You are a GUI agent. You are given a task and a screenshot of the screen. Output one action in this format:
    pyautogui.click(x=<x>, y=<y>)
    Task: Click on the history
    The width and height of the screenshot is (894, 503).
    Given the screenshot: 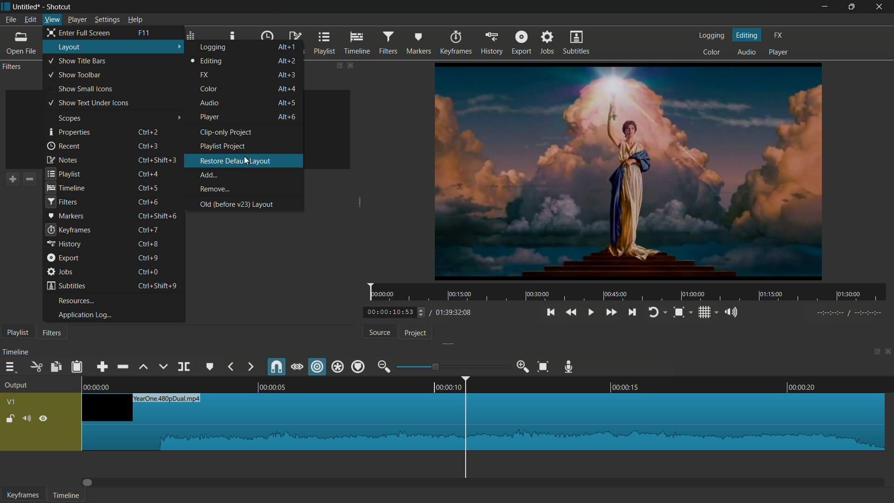 What is the action you would take?
    pyautogui.click(x=64, y=245)
    